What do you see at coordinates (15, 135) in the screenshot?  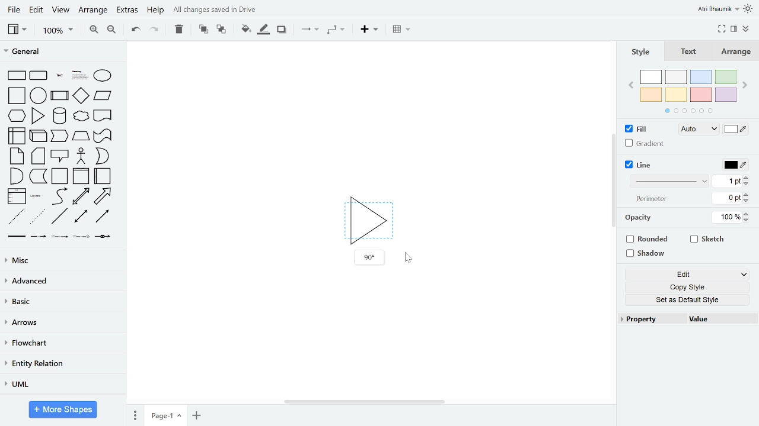 I see `internal storage` at bounding box center [15, 135].